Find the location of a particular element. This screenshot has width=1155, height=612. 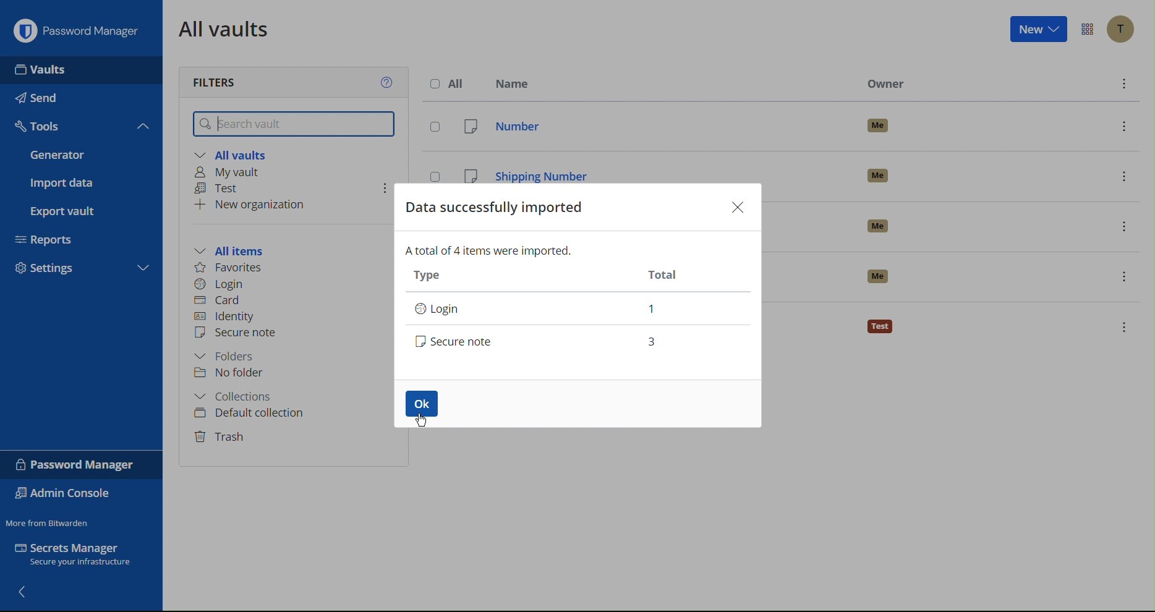

Secrets Manager is located at coordinates (75, 556).